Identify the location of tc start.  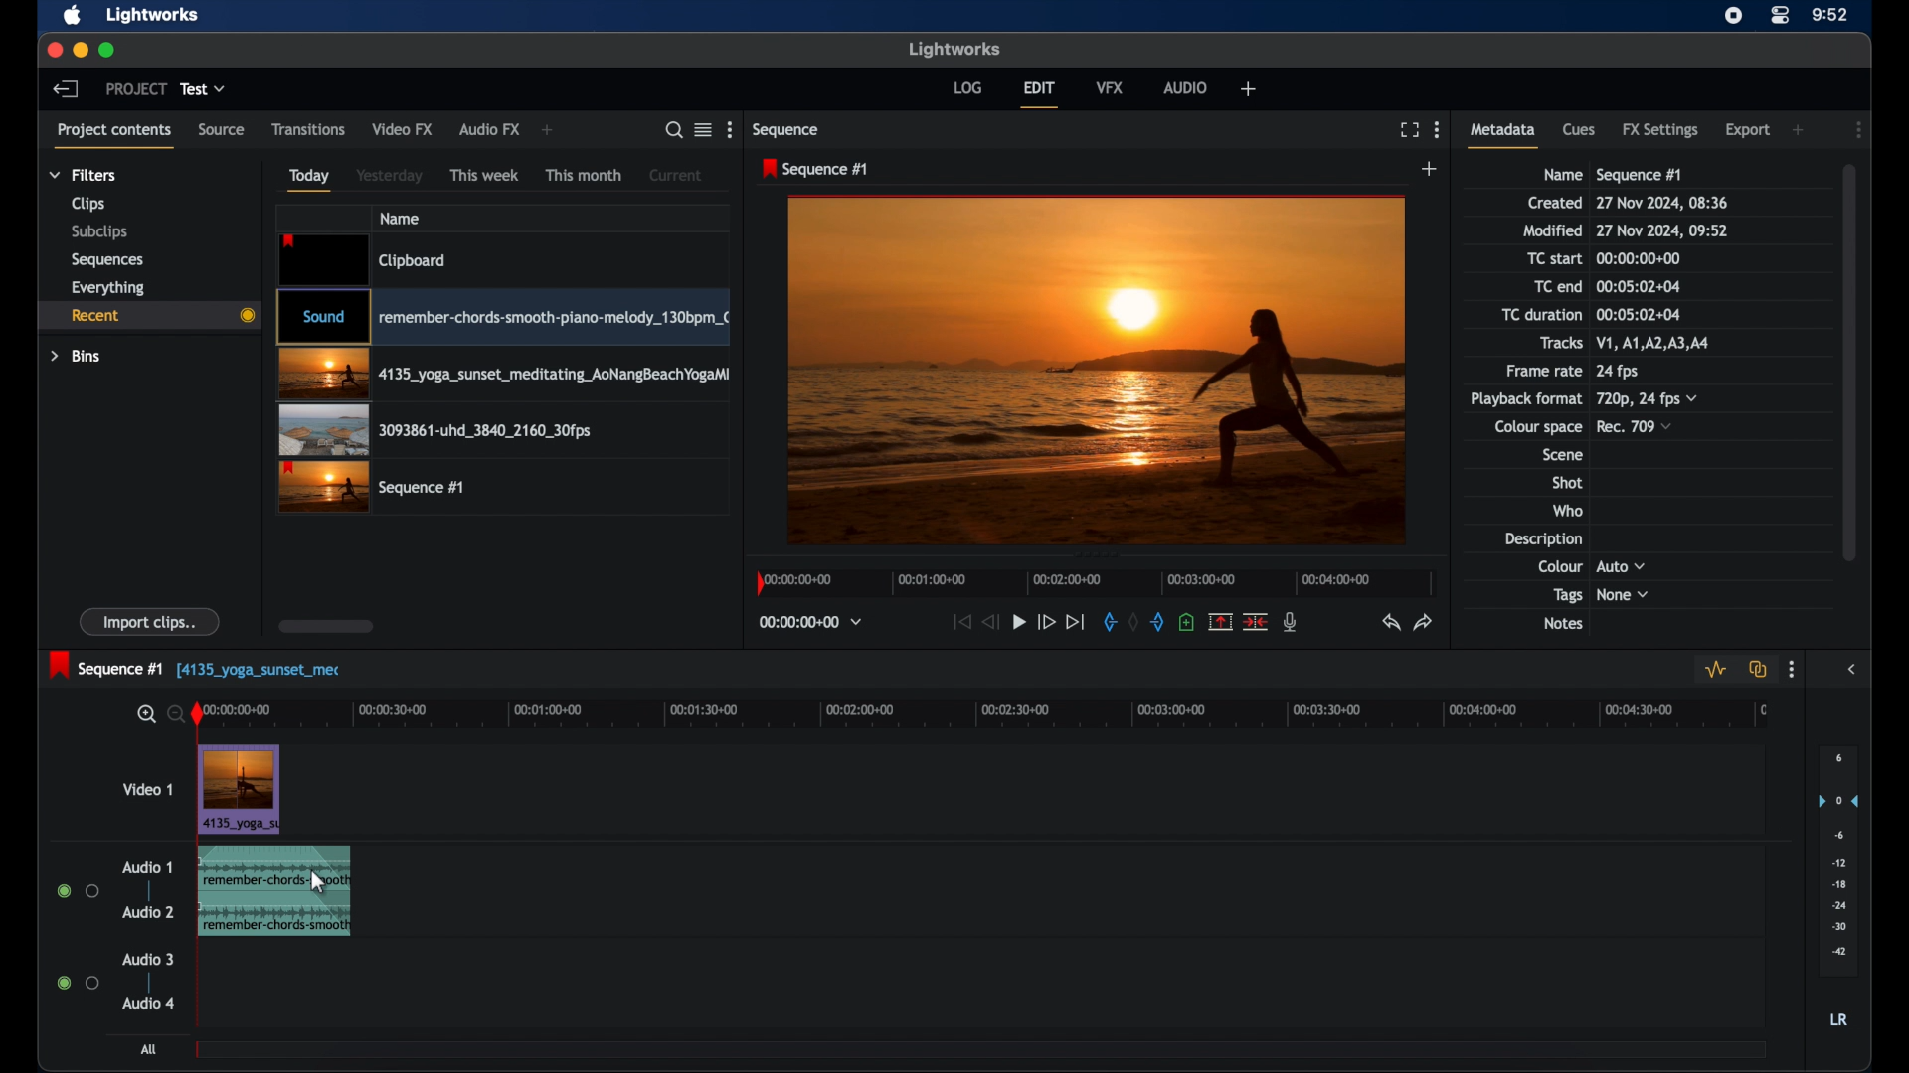
(1556, 257).